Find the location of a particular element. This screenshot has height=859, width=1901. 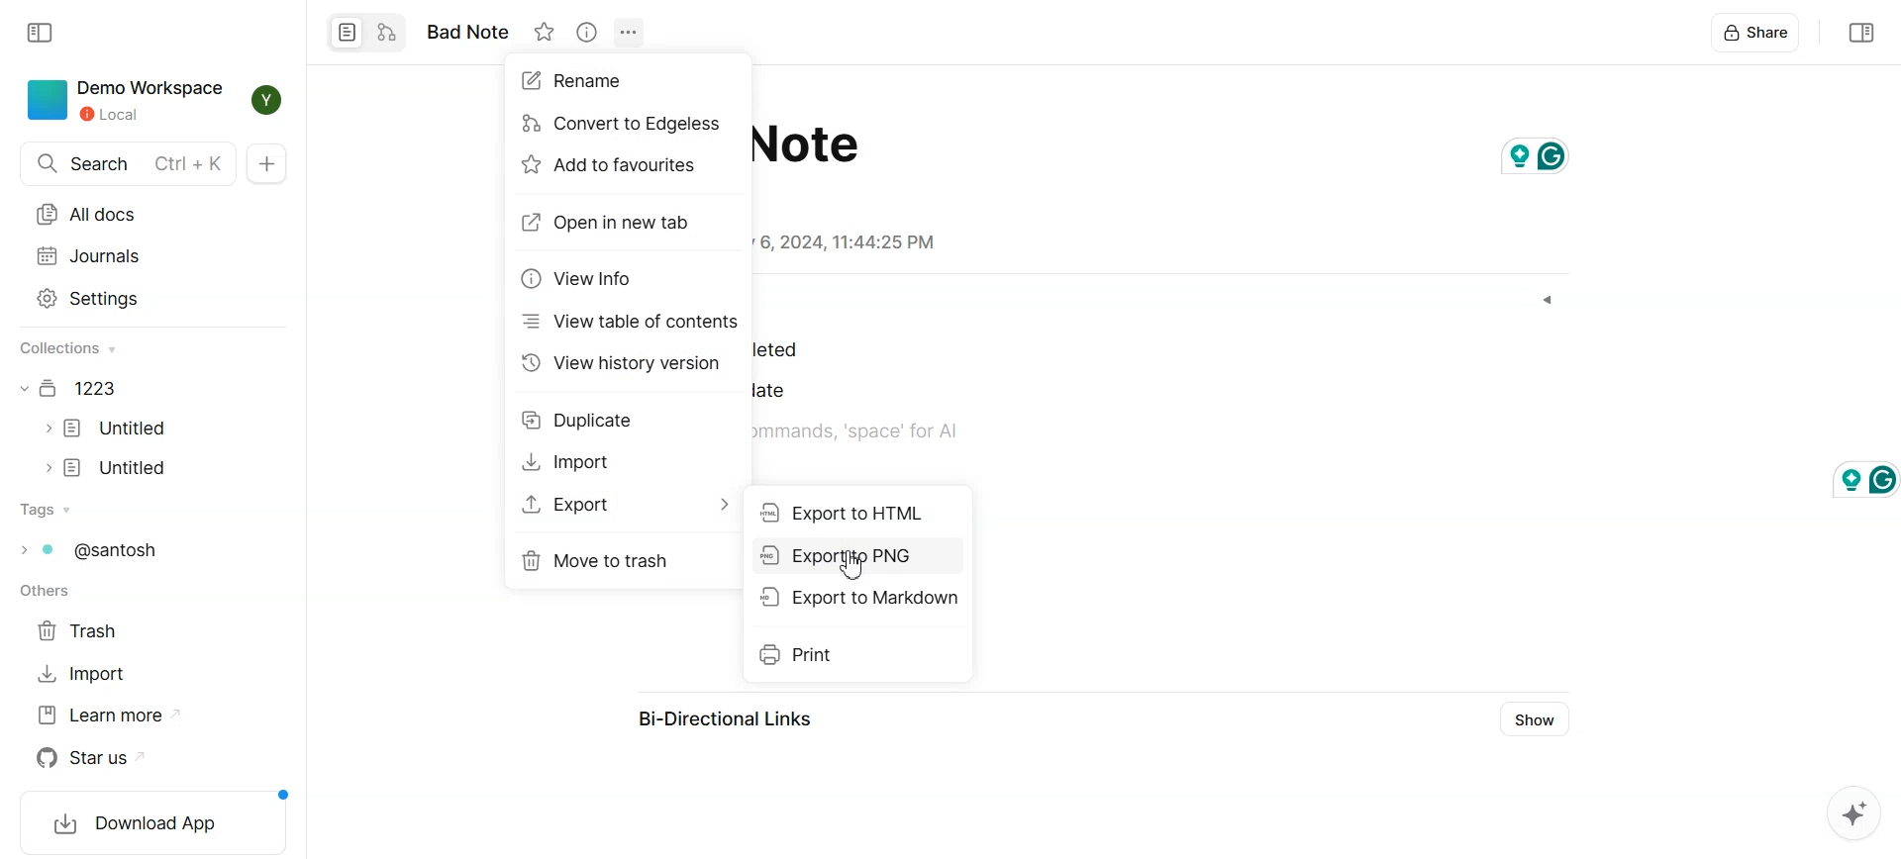

Rename is located at coordinates (586, 81).